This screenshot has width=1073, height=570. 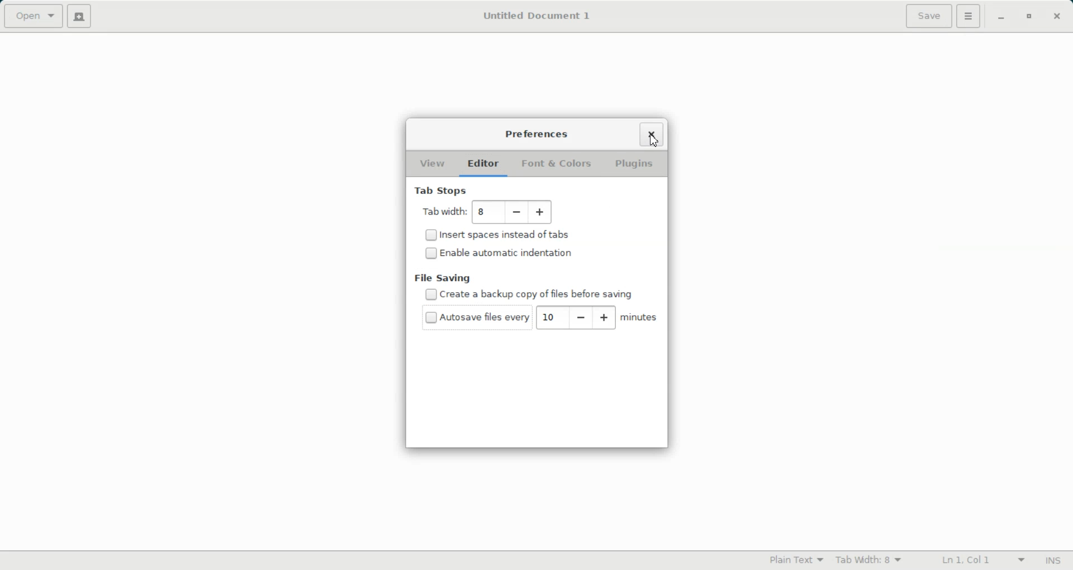 I want to click on Restore, so click(x=1029, y=17).